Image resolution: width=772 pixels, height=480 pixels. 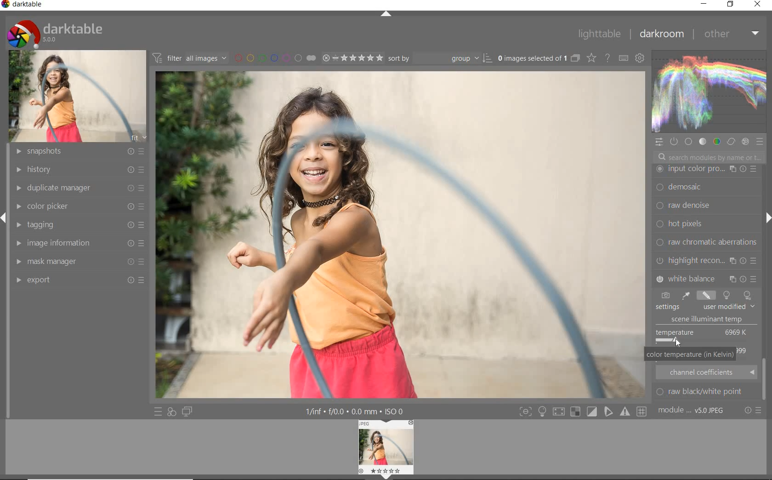 I want to click on preset, so click(x=761, y=143).